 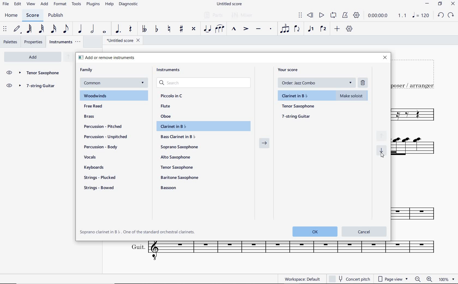 I want to click on INSTRUMENT: TENOR SAXOPHONE, so click(x=417, y=115).